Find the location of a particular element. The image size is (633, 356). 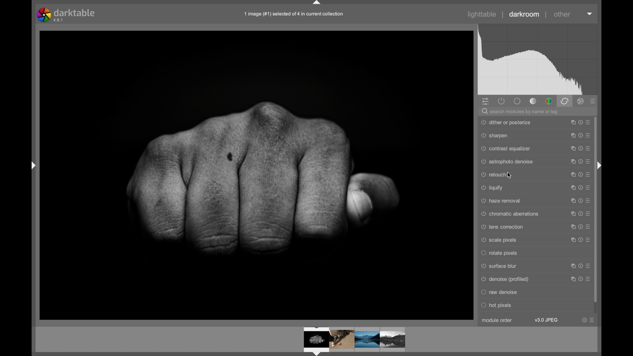

surface blur is located at coordinates (499, 266).